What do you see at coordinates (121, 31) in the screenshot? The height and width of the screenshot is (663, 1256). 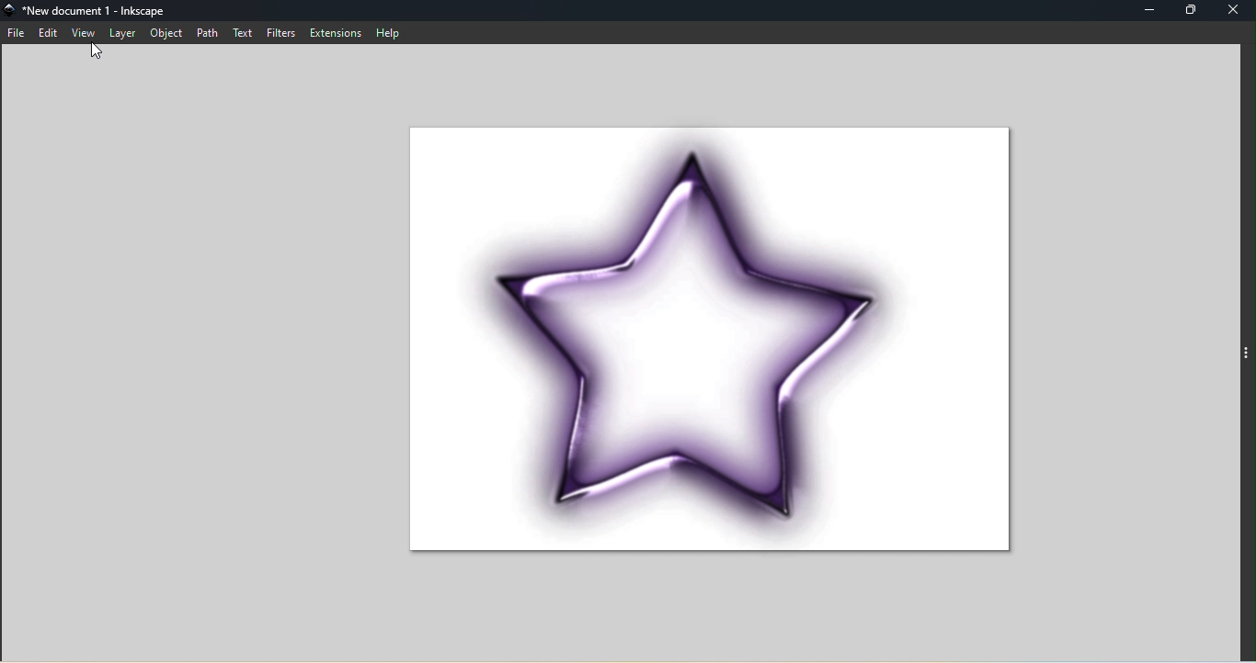 I see `Layer` at bounding box center [121, 31].